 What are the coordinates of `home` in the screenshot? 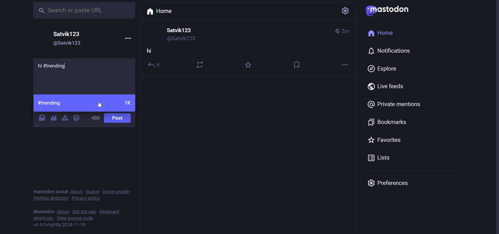 It's located at (380, 33).